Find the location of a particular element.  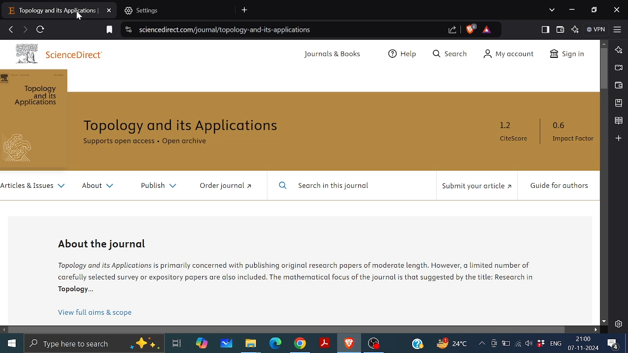

About the journal is located at coordinates (102, 245).